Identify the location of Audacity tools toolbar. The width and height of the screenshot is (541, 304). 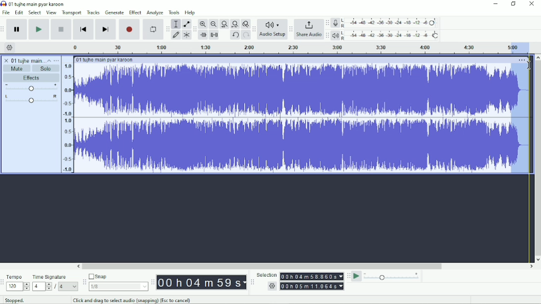
(167, 29).